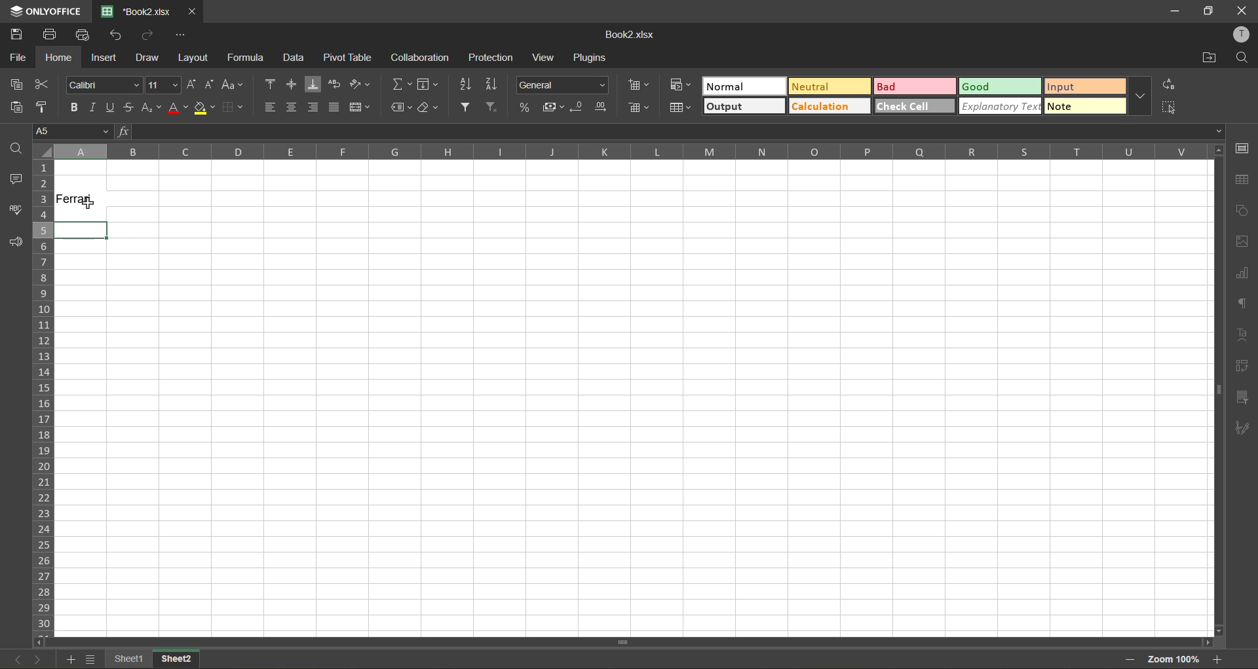 The width and height of the screenshot is (1258, 669). What do you see at coordinates (233, 107) in the screenshot?
I see `borders` at bounding box center [233, 107].